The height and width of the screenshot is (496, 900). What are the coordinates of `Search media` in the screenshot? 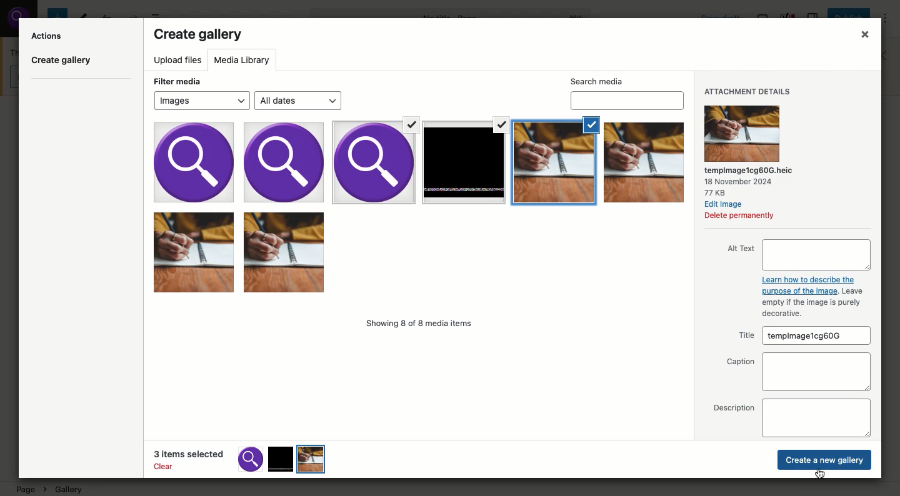 It's located at (627, 92).